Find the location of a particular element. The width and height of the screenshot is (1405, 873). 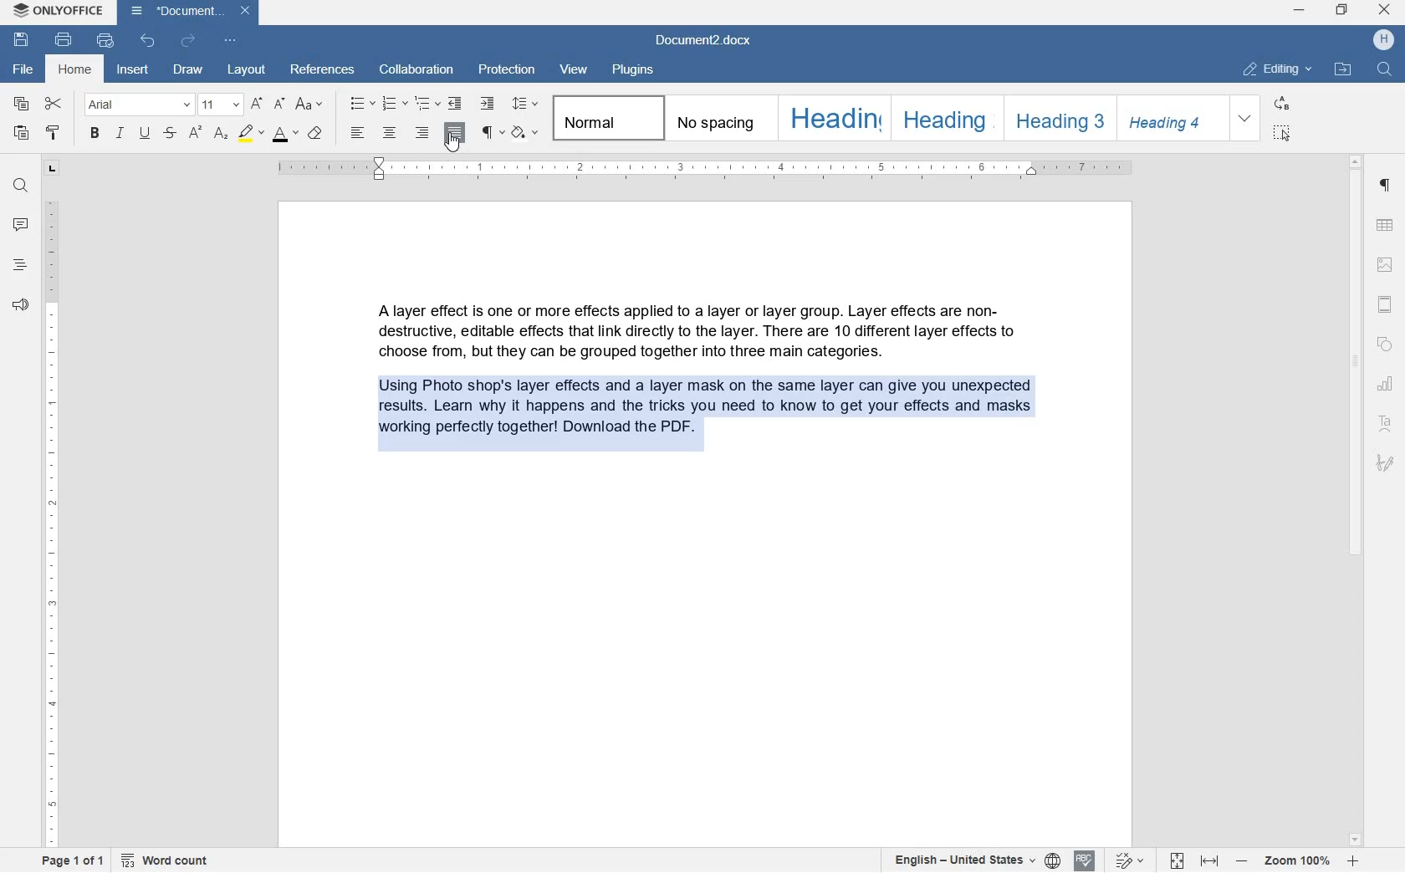

minimize is located at coordinates (1301, 11).